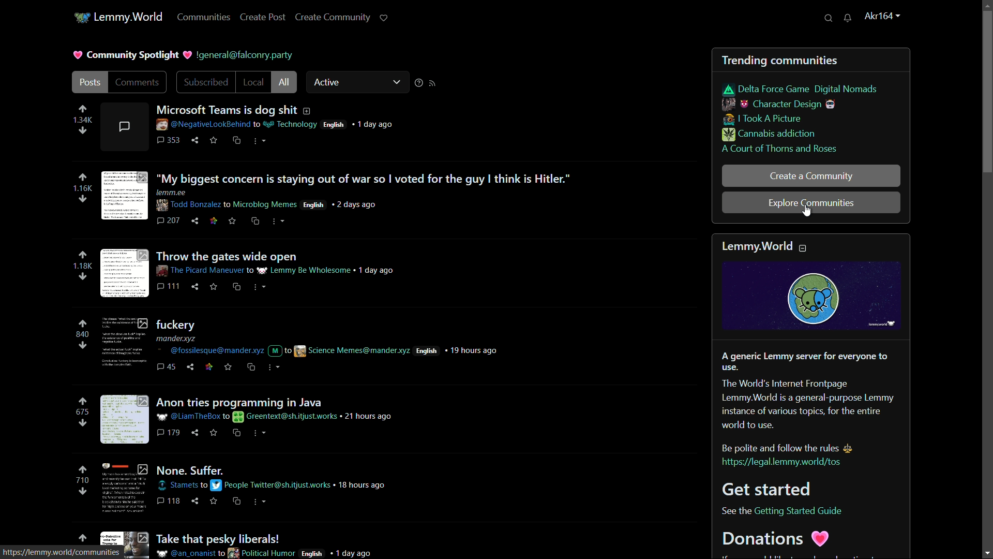 The height and width of the screenshot is (559, 993). What do you see at coordinates (195, 433) in the screenshot?
I see `share` at bounding box center [195, 433].